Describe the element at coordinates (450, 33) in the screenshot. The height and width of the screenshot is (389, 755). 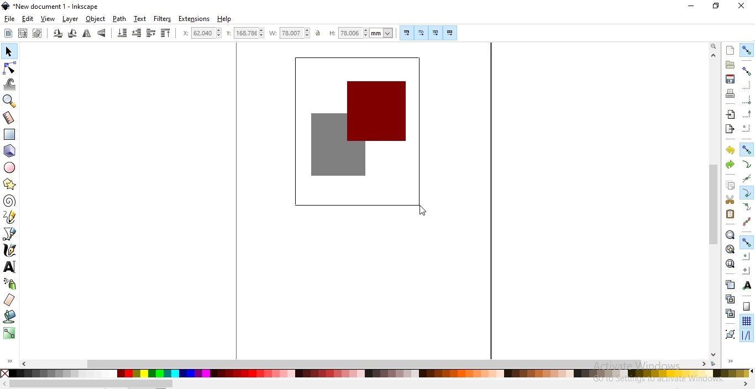
I see `move patterns along with object` at that location.